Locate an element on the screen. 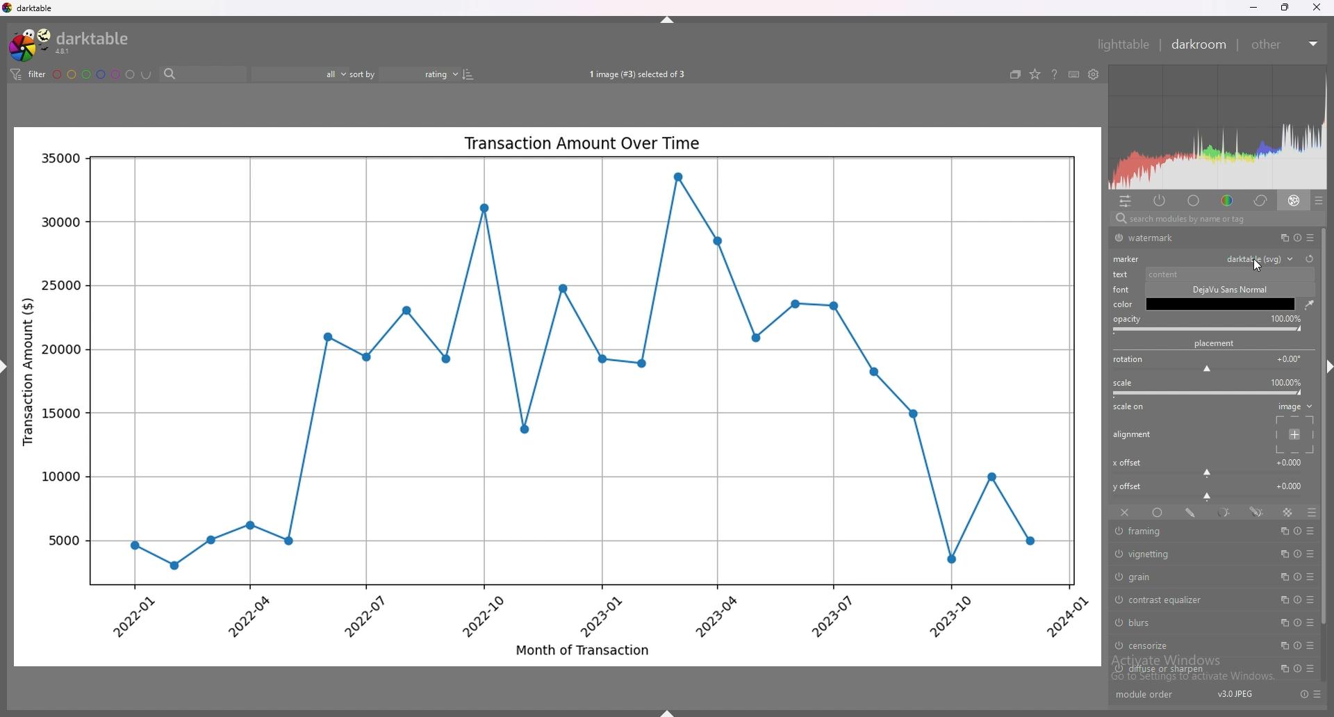 This screenshot has height=717, width=1334. presets is located at coordinates (1319, 200).